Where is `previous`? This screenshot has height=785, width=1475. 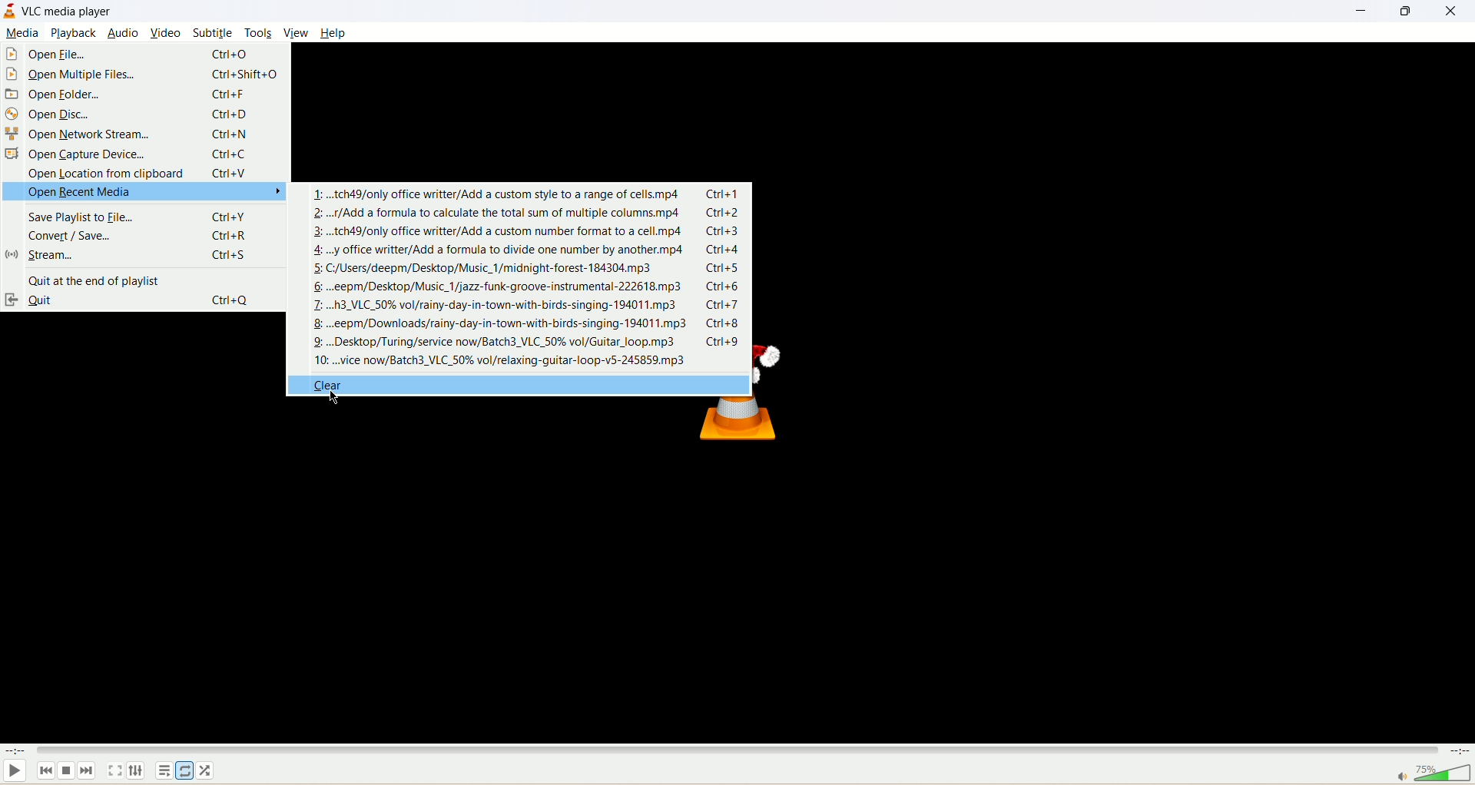 previous is located at coordinates (44, 772).